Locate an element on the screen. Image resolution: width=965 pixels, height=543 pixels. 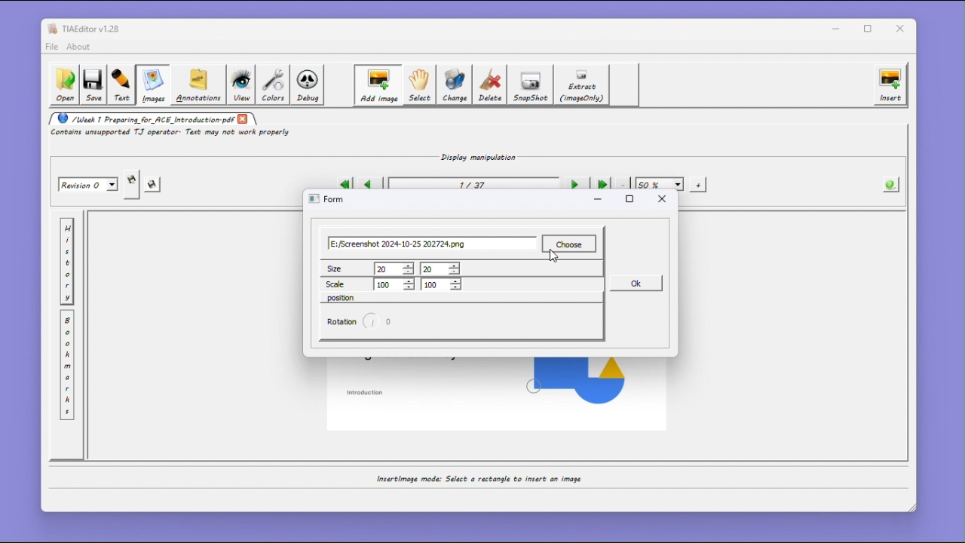
cursor is located at coordinates (551, 259).